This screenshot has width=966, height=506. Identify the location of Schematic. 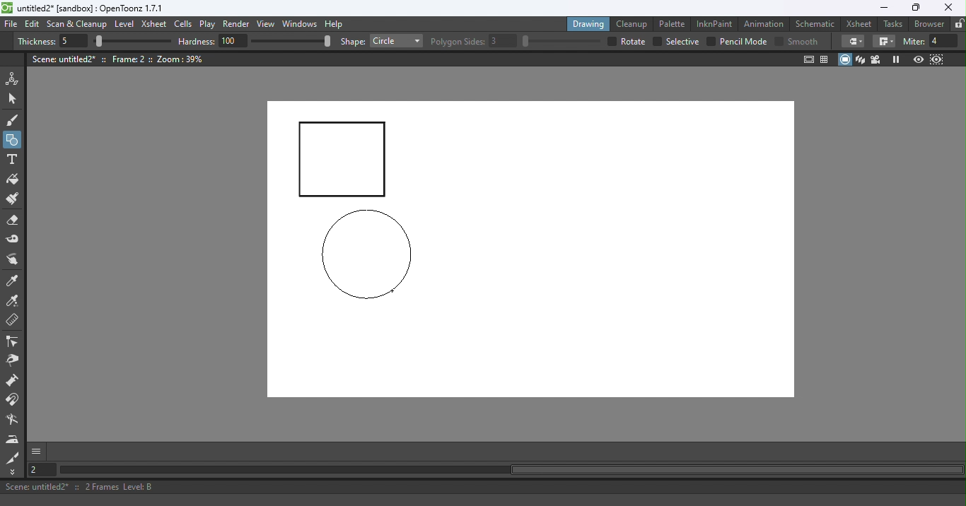
(815, 24).